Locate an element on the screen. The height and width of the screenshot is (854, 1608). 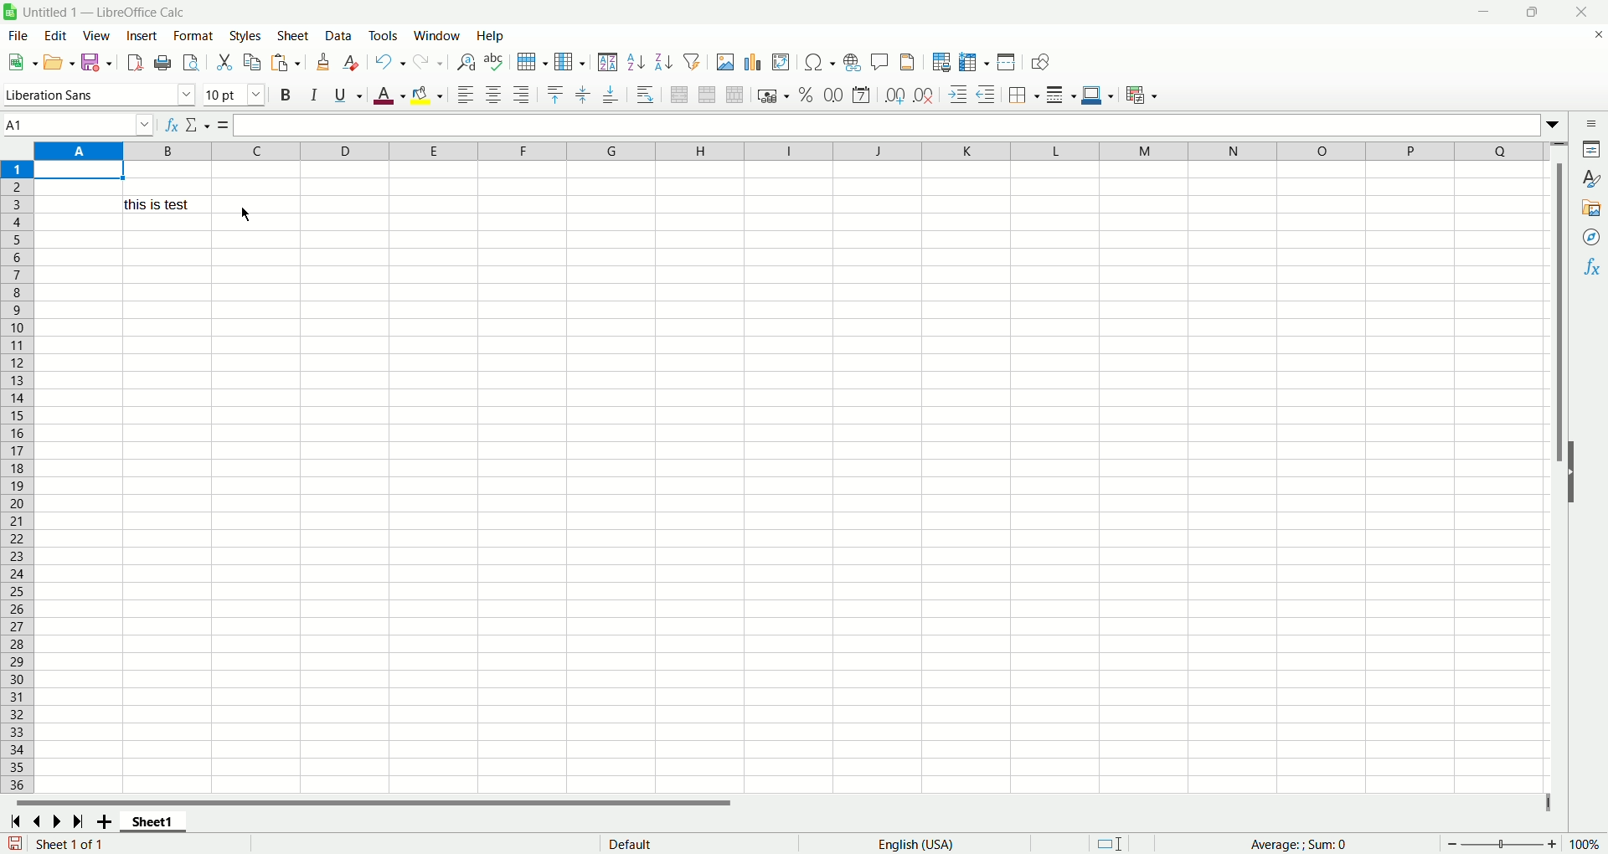
define print area is located at coordinates (941, 62).